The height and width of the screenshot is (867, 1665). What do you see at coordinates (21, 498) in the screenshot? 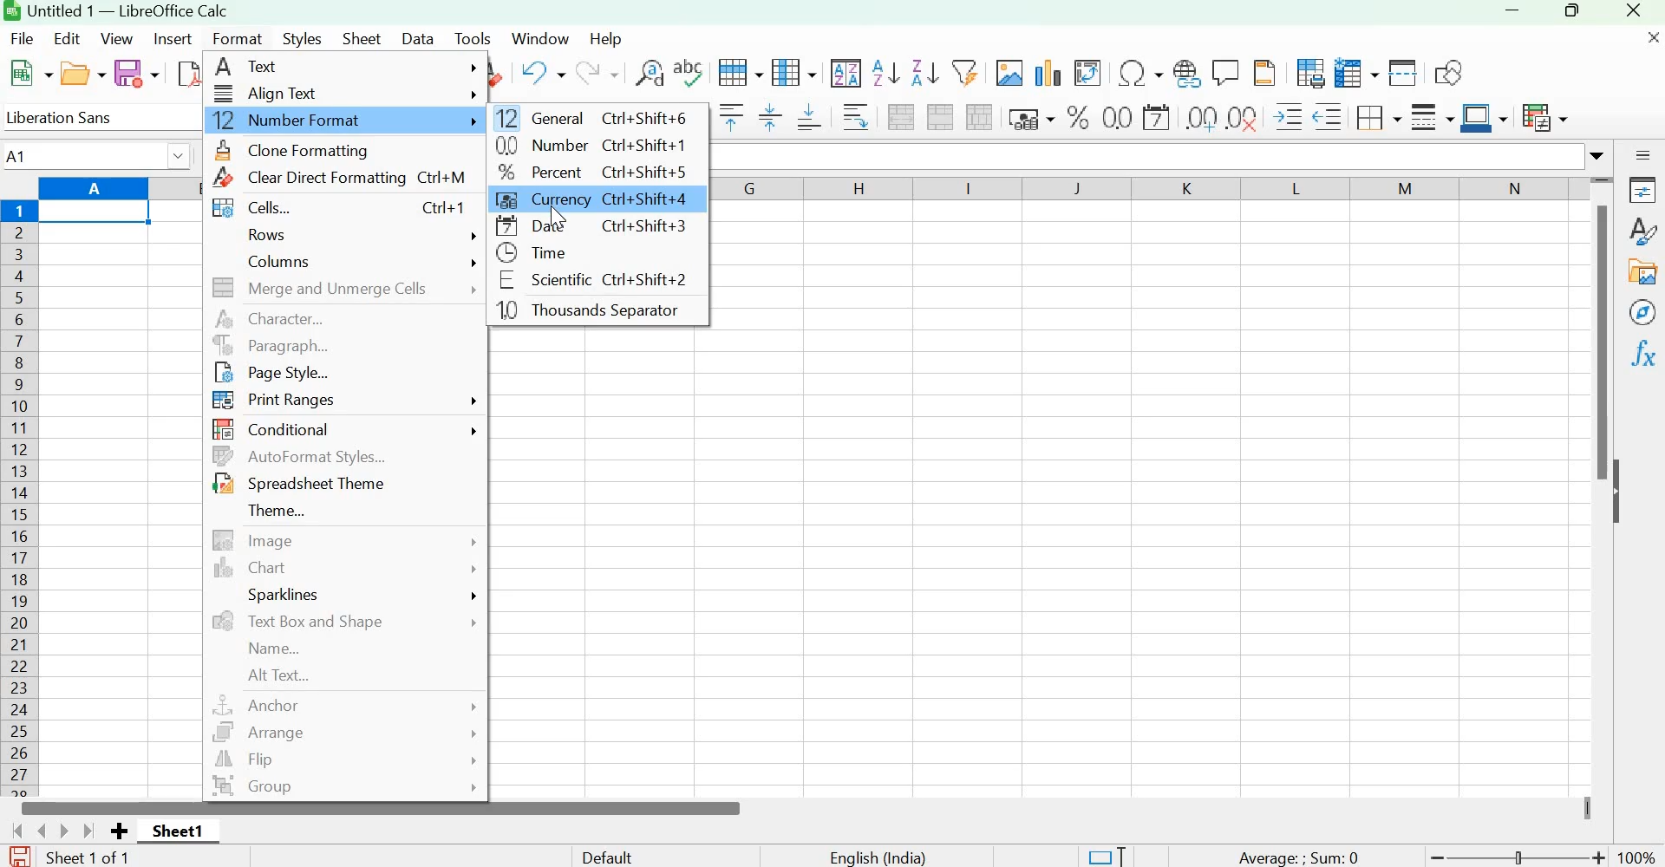
I see `Columns` at bounding box center [21, 498].